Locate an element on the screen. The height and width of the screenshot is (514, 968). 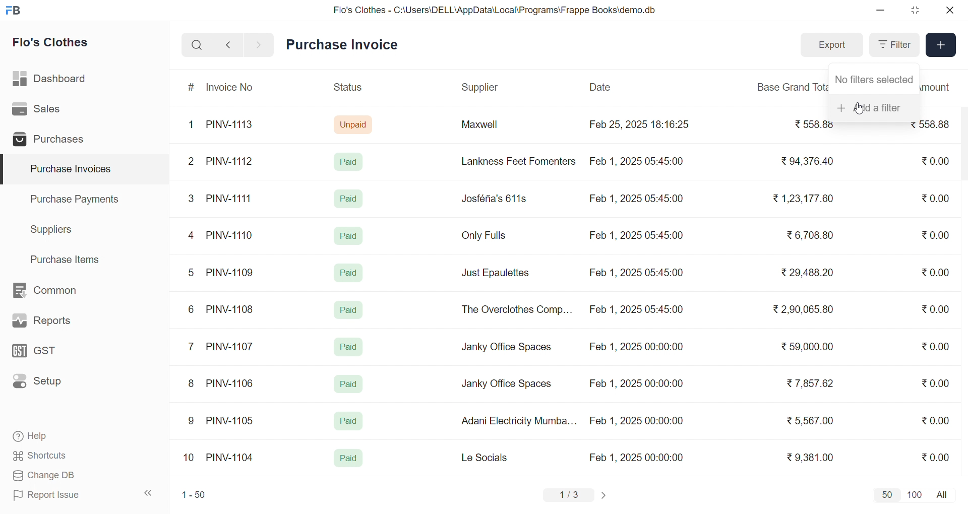
Date is located at coordinates (601, 87).